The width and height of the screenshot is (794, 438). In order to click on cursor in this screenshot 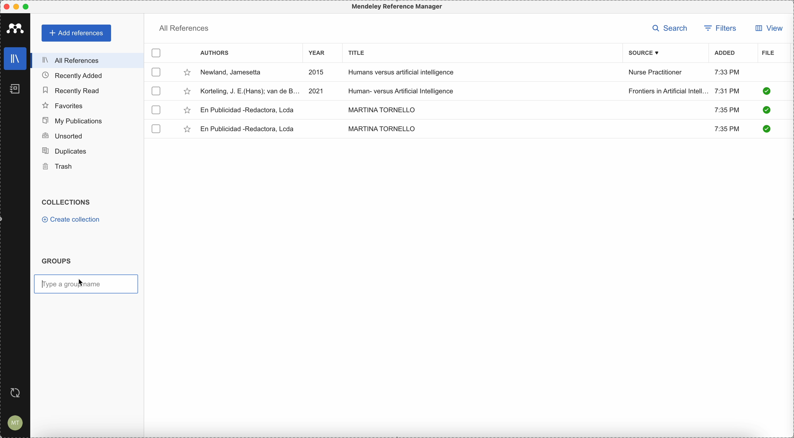, I will do `click(82, 282)`.